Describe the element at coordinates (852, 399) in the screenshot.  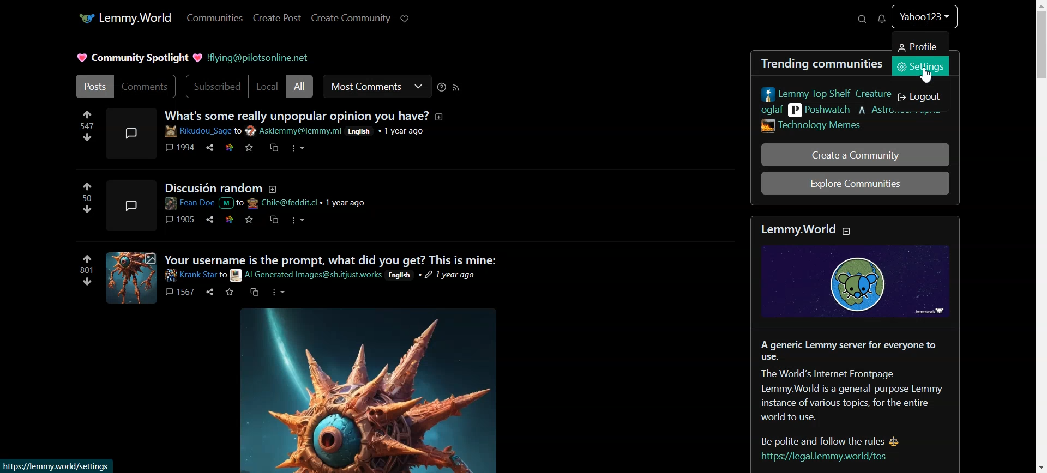
I see `Lemmy server guidelines` at that location.